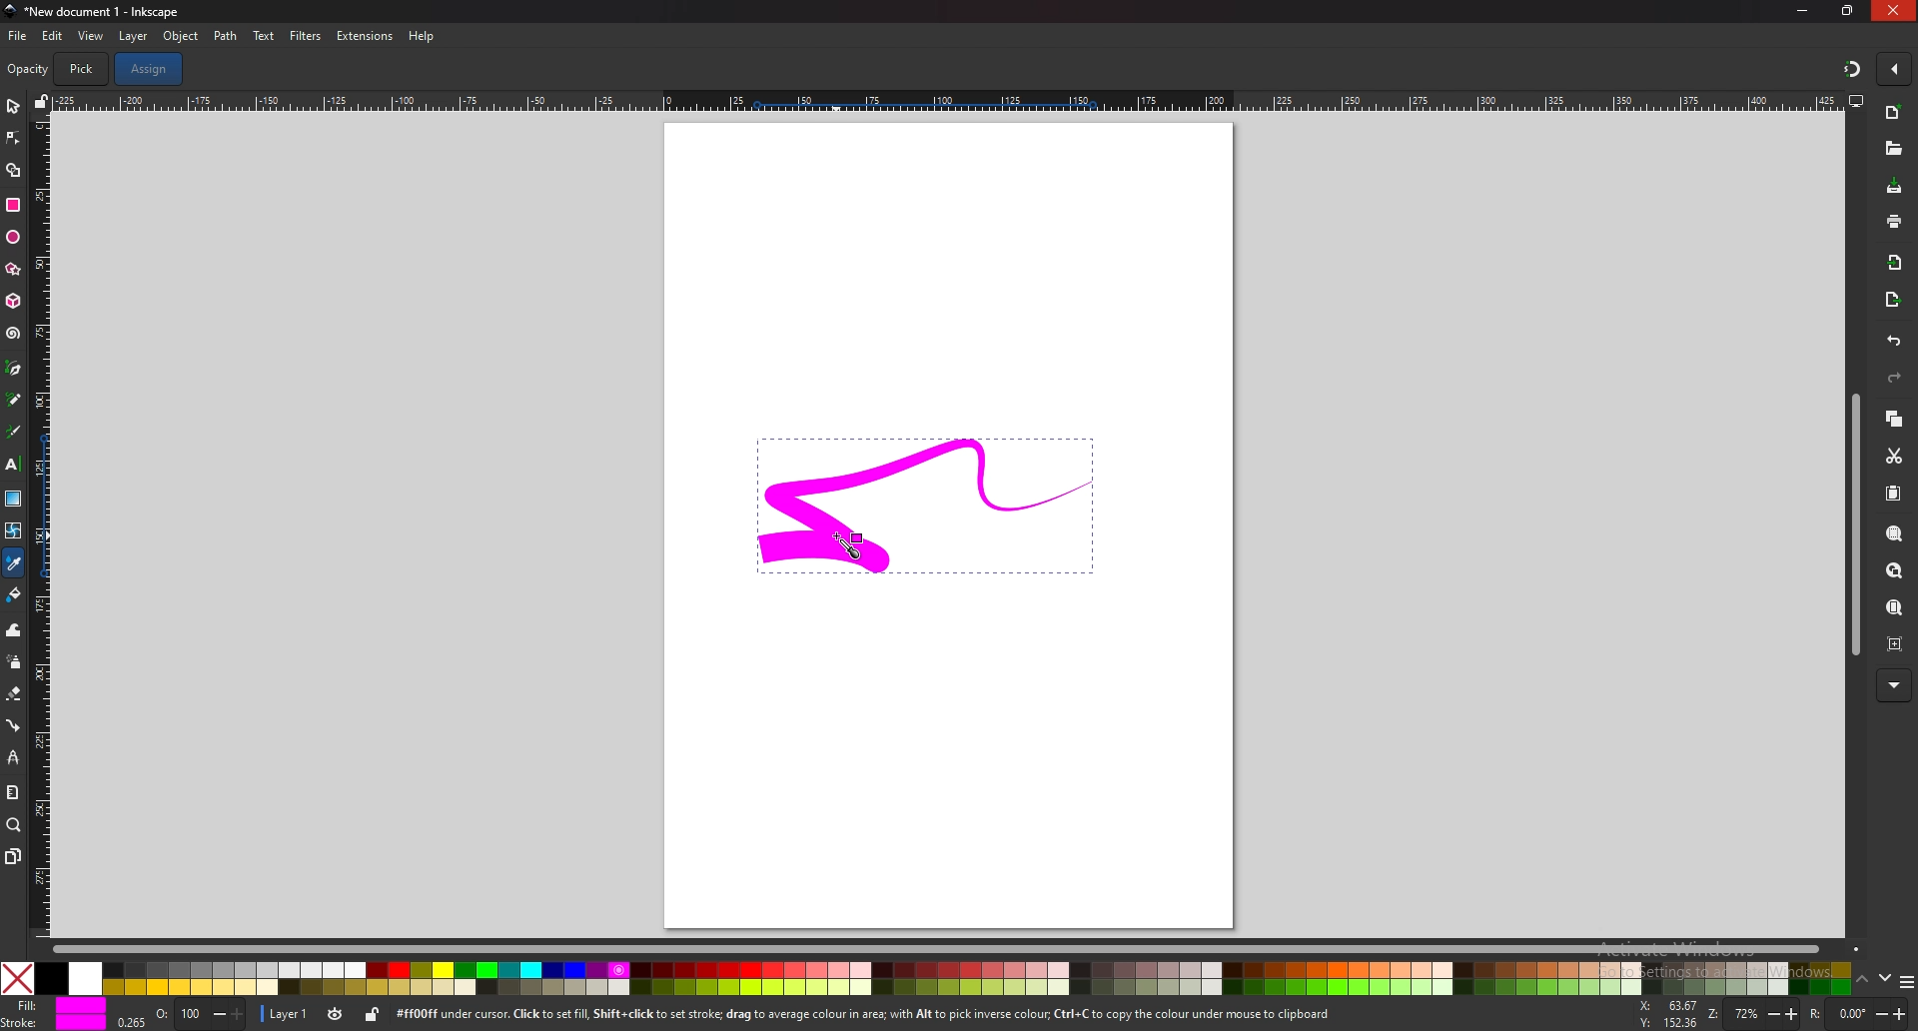  I want to click on opacity, so click(28, 70).